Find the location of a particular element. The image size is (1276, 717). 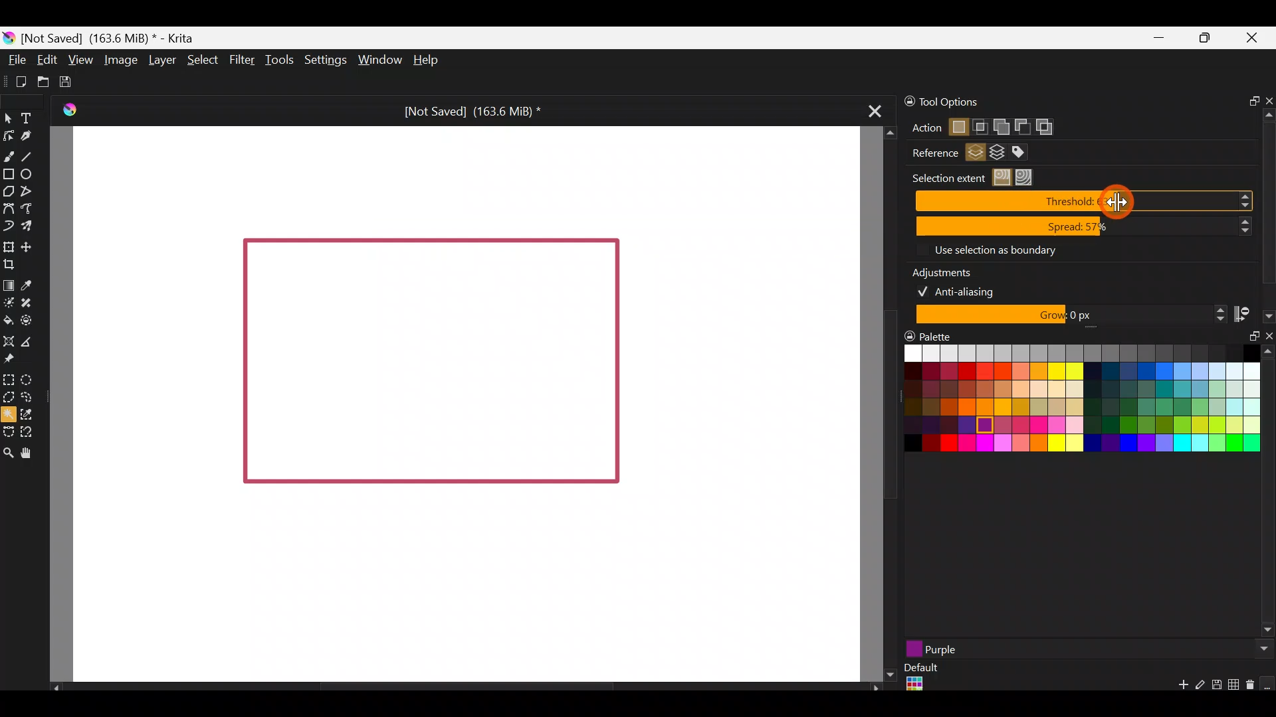

Calligraphy is located at coordinates (29, 136).